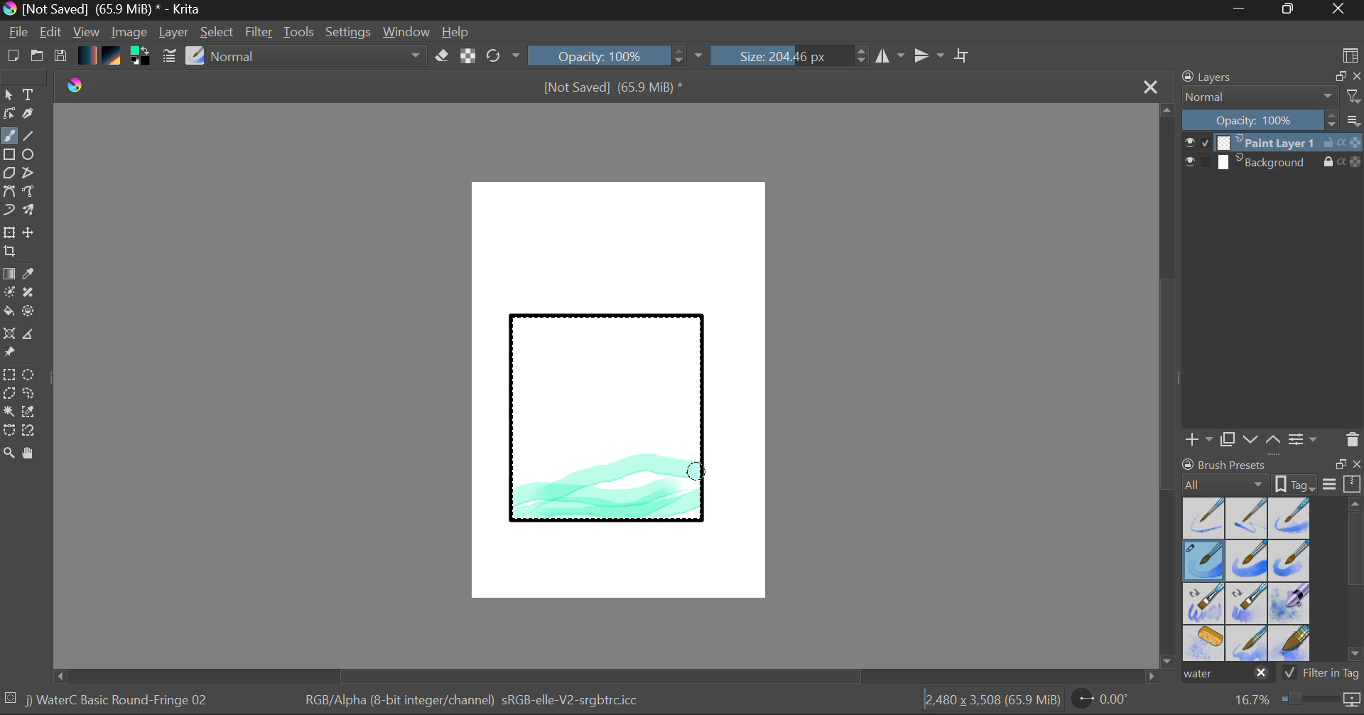  What do you see at coordinates (1205, 643) in the screenshot?
I see `Water C - Special Splats` at bounding box center [1205, 643].